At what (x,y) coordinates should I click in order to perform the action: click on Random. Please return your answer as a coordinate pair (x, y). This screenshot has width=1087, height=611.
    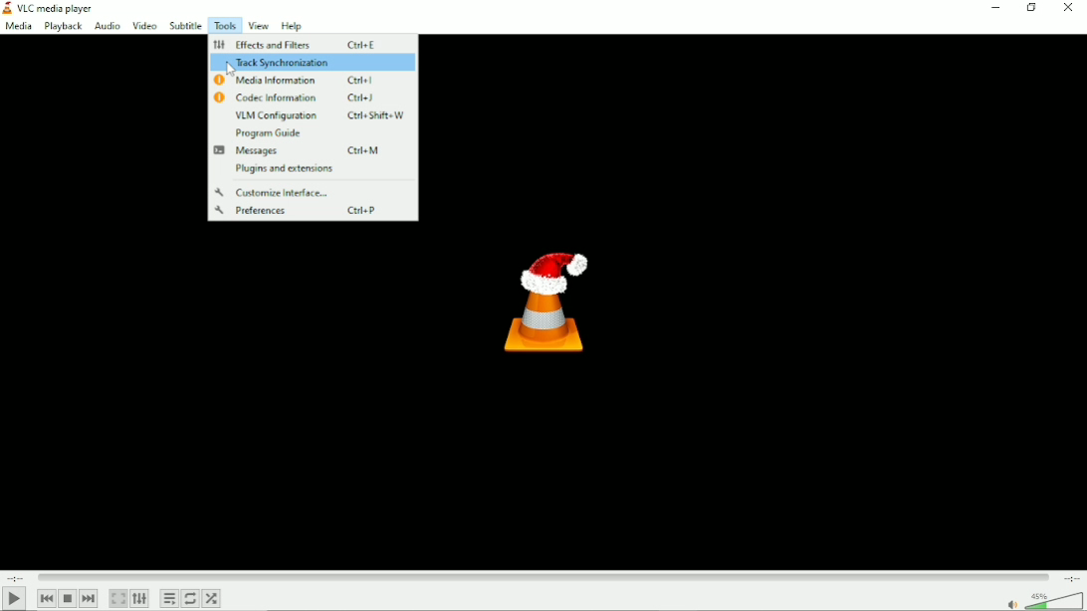
    Looking at the image, I should click on (212, 598).